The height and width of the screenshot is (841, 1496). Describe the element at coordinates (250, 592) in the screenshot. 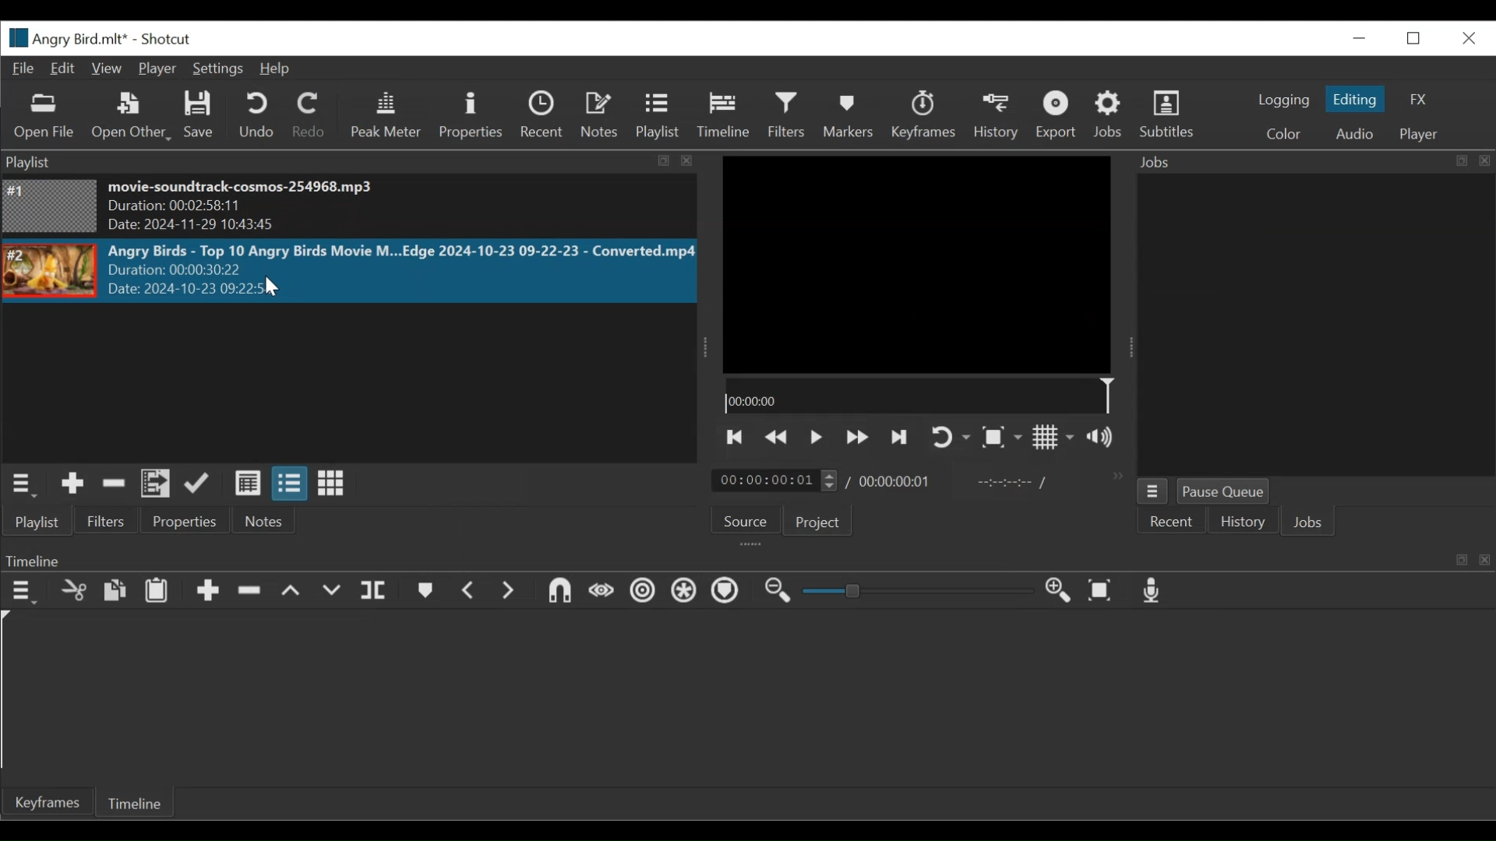

I see `Ripple Delete` at that location.